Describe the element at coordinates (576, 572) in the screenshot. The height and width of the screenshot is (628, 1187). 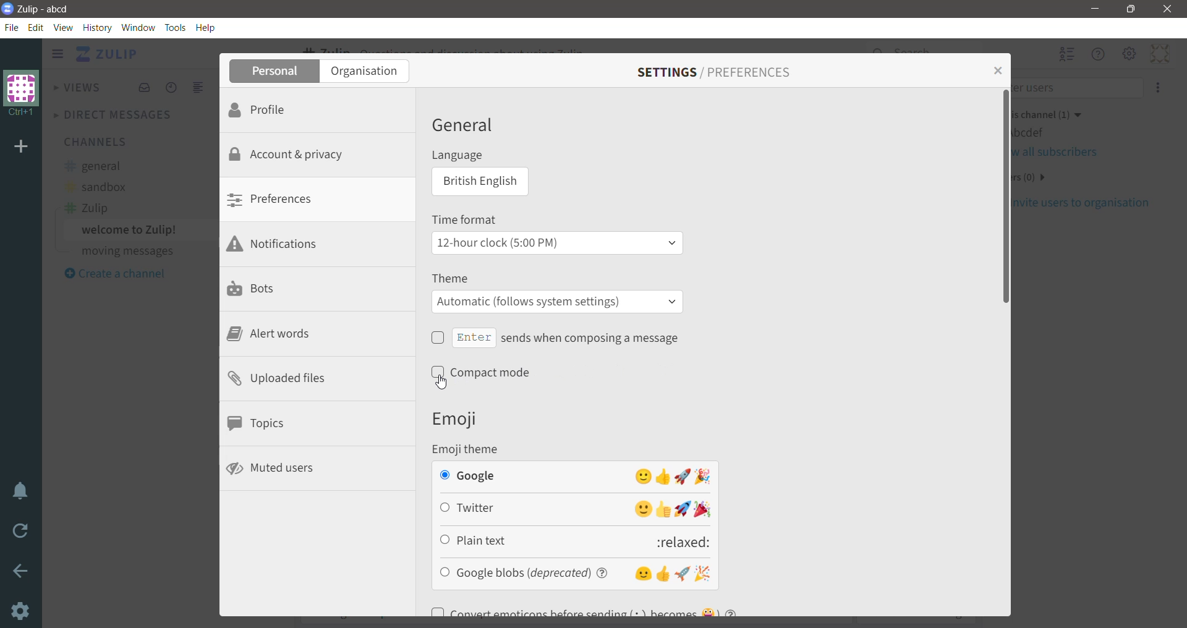
I see `Google blobs(deprecated)` at that location.